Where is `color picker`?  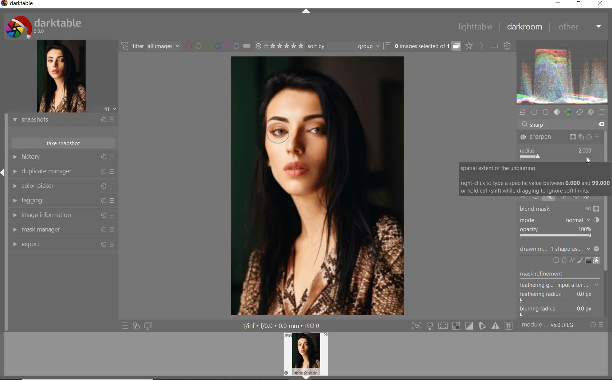 color picker is located at coordinates (63, 186).